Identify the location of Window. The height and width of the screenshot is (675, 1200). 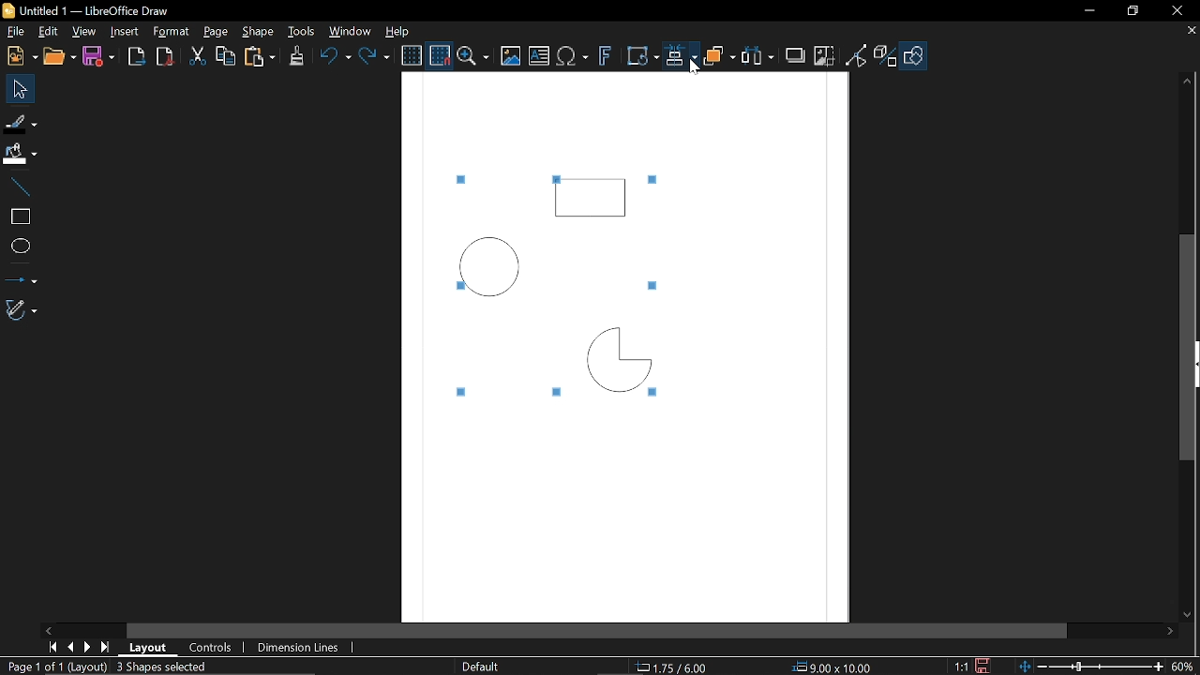
(348, 32).